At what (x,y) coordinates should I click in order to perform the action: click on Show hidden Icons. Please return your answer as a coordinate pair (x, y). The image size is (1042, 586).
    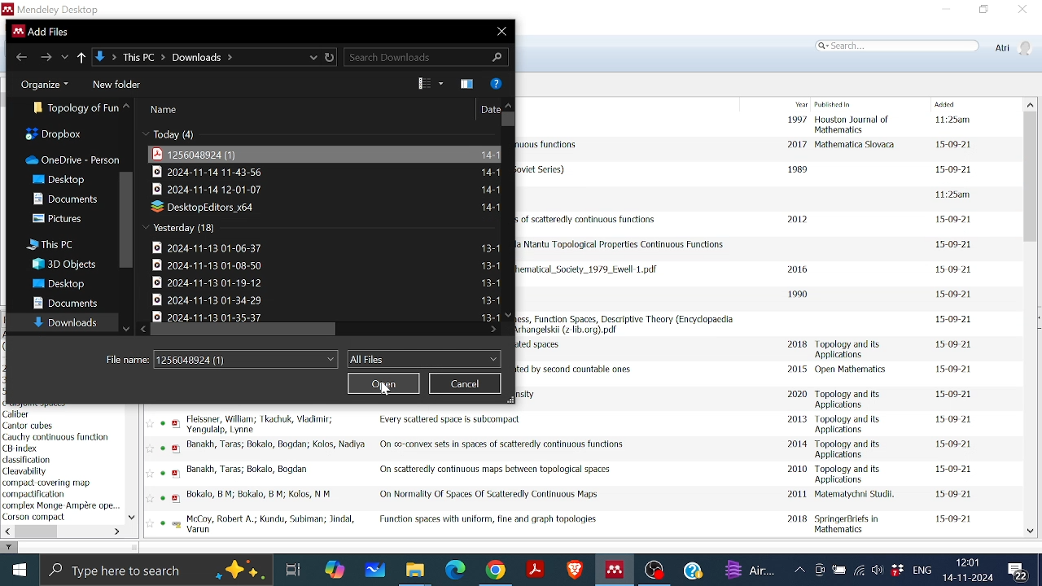
    Looking at the image, I should click on (801, 569).